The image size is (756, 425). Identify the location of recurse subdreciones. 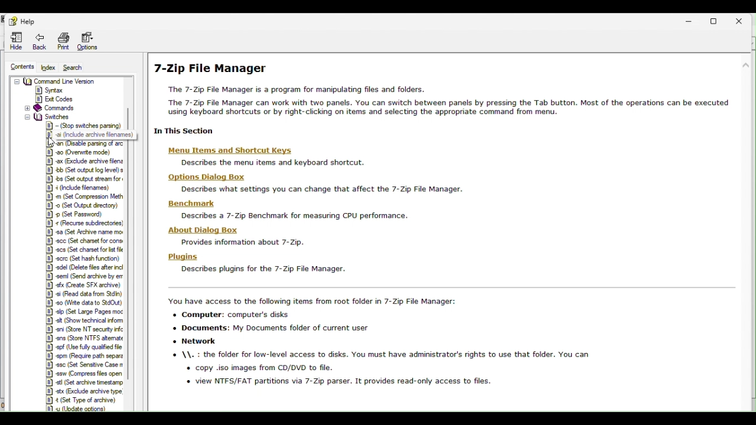
(85, 223).